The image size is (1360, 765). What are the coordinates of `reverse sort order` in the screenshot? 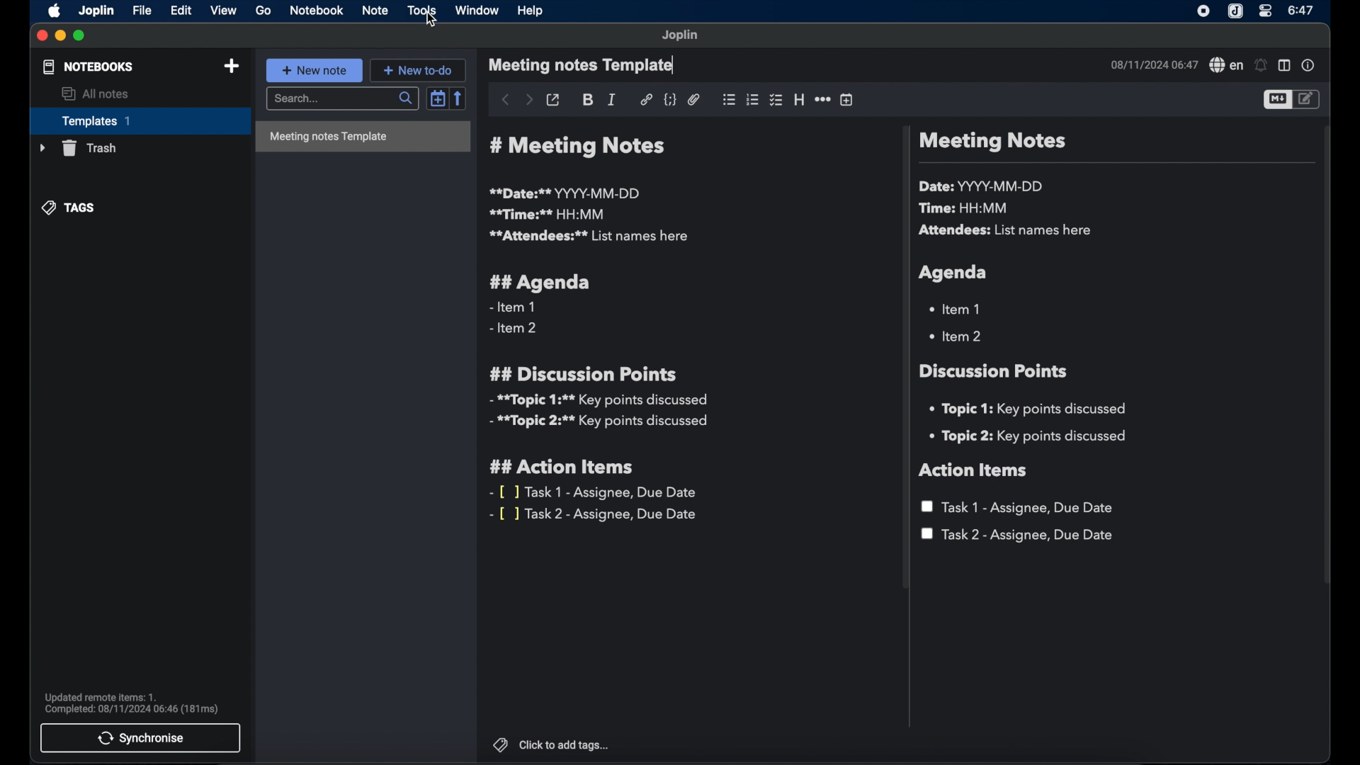 It's located at (460, 98).